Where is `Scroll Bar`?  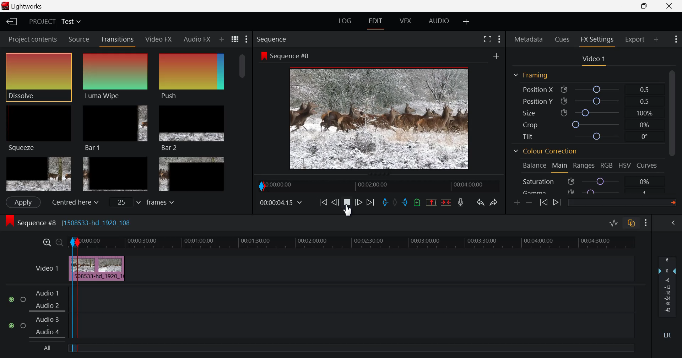
Scroll Bar is located at coordinates (675, 128).